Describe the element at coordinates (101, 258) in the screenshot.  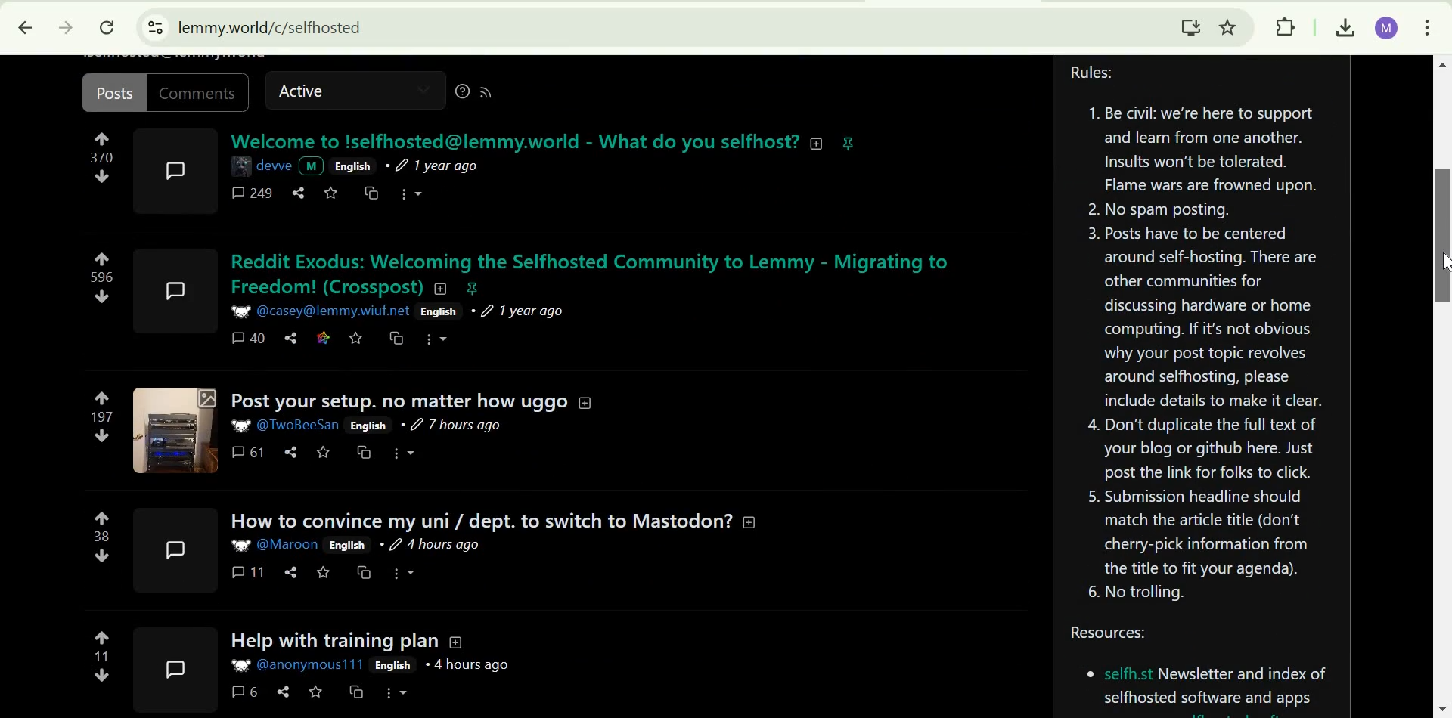
I see `upvote` at that location.